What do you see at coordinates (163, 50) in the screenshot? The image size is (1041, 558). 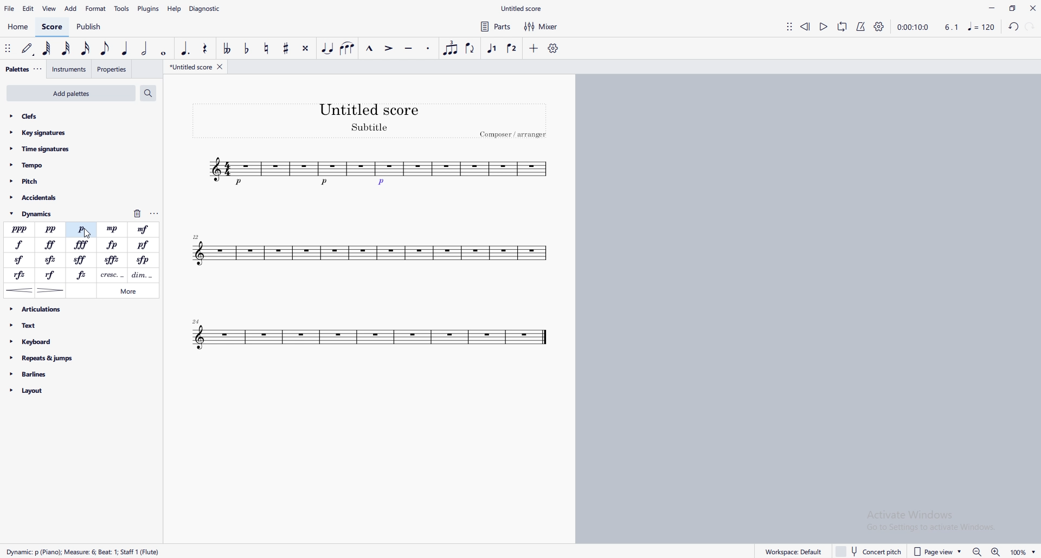 I see `whole dot` at bounding box center [163, 50].